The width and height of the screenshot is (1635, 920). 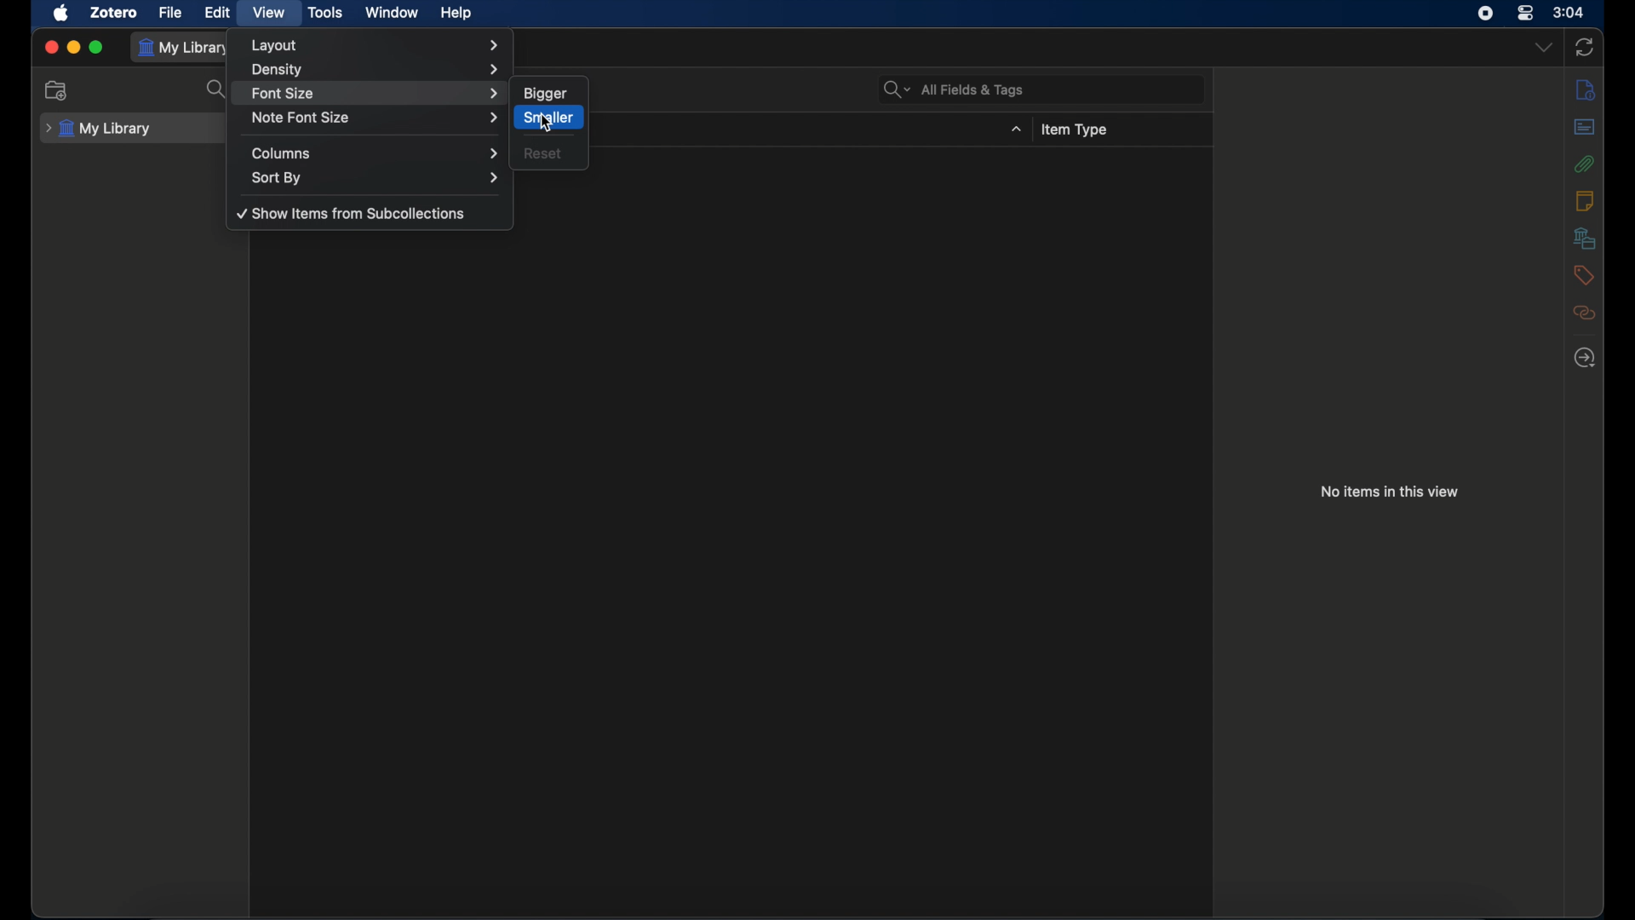 I want to click on edit, so click(x=220, y=11).